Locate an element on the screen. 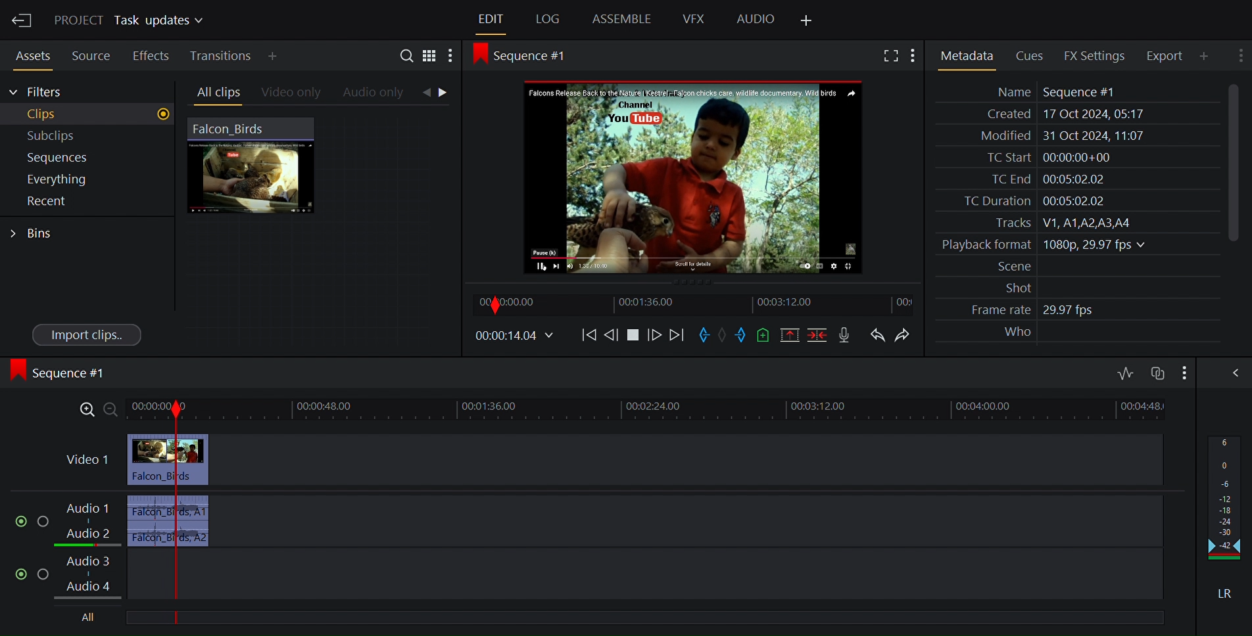 This screenshot has height=636, width=1252. Move backwards is located at coordinates (588, 337).